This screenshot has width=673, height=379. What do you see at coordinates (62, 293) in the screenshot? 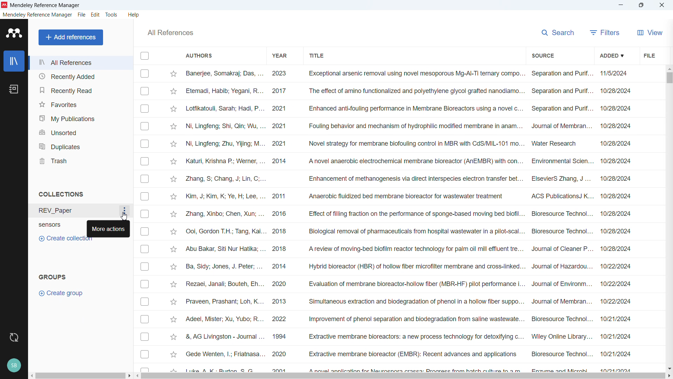
I see `Create group ` at bounding box center [62, 293].